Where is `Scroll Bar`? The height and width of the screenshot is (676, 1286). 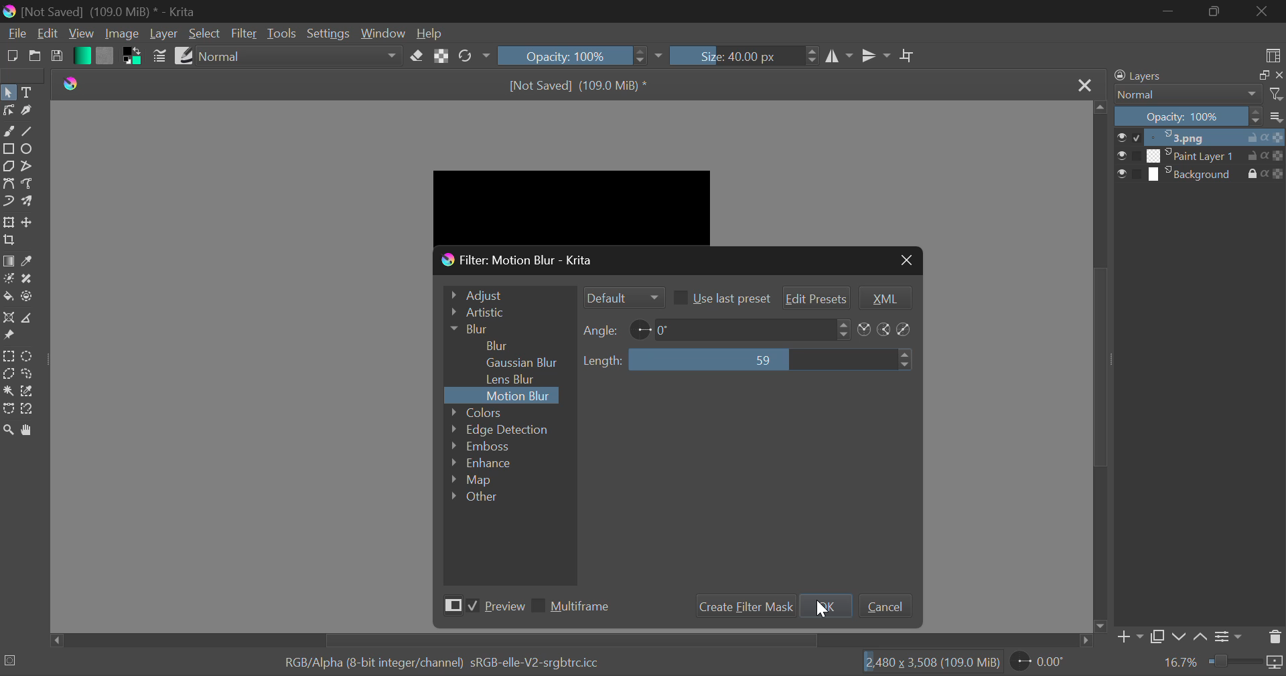 Scroll Bar is located at coordinates (571, 641).